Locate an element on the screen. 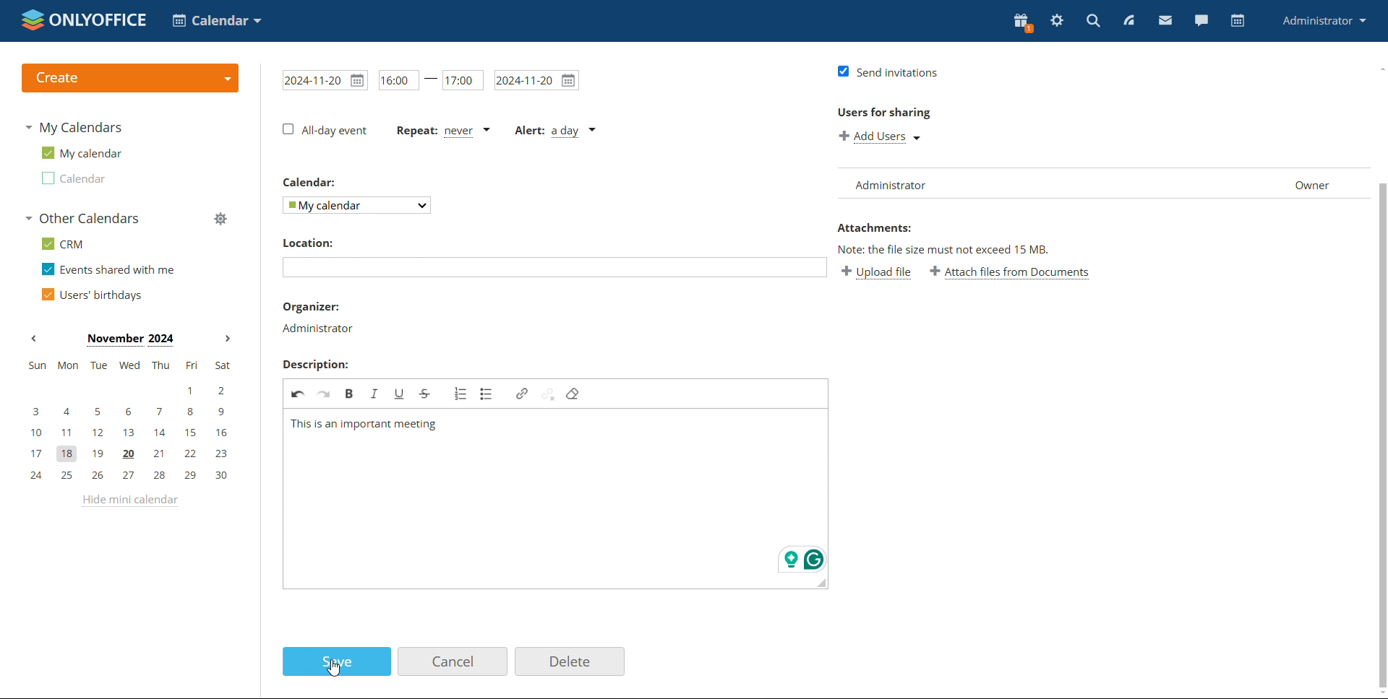  save is located at coordinates (337, 661).